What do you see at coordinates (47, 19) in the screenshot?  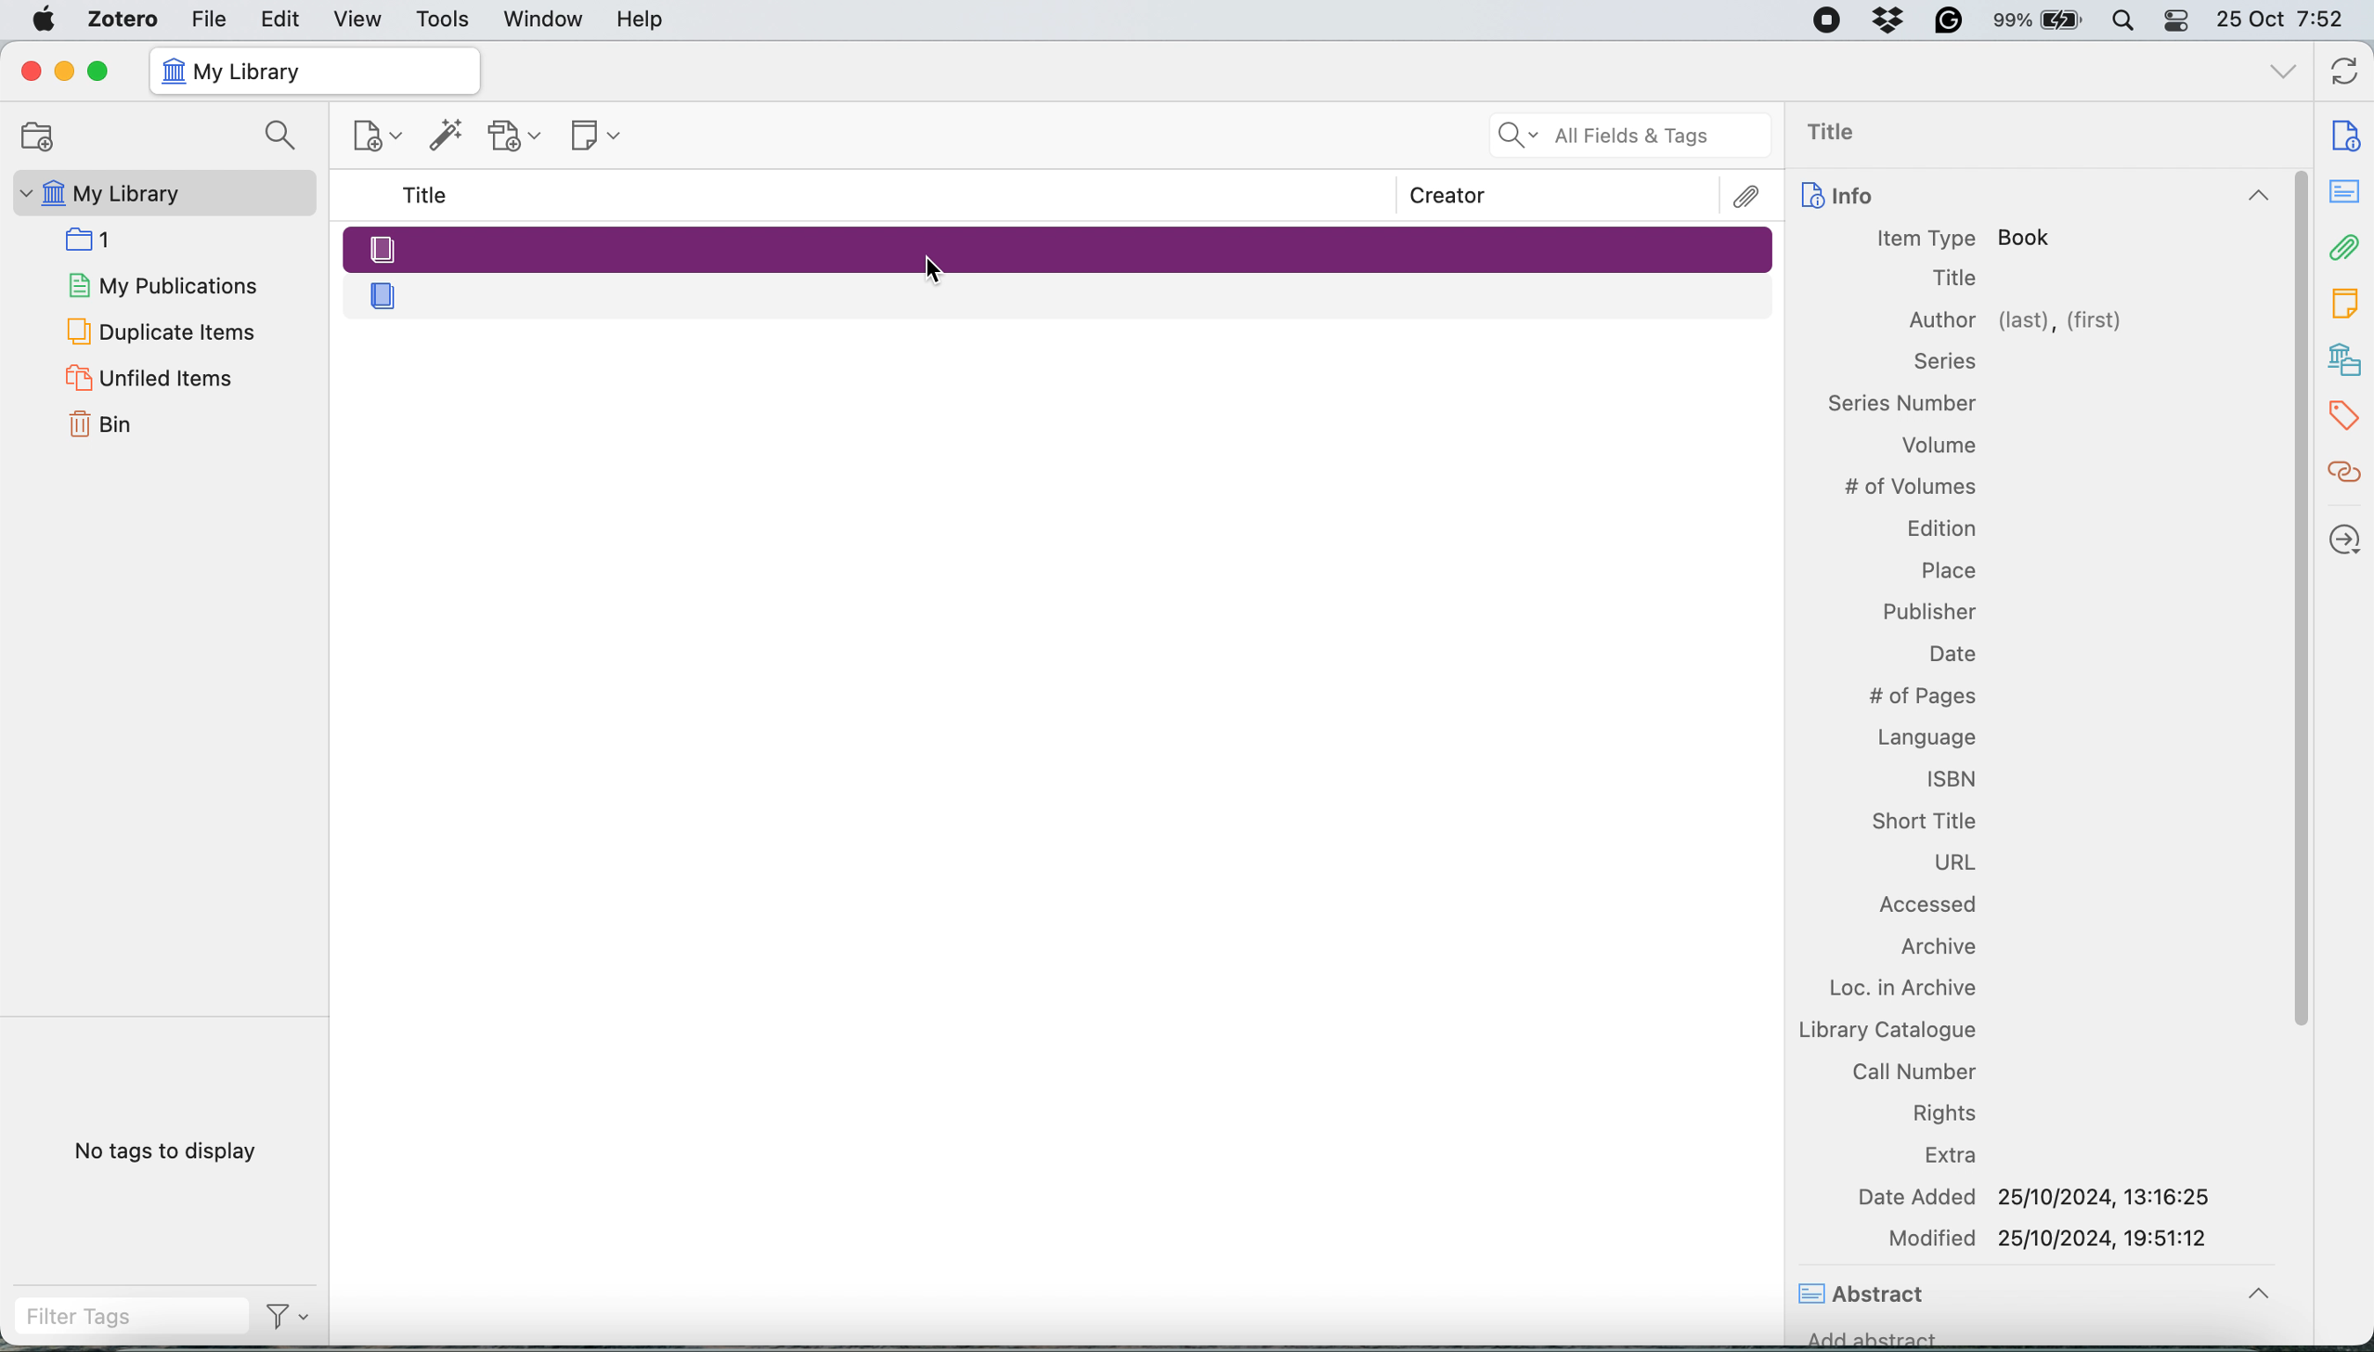 I see `Apple Menu` at bounding box center [47, 19].